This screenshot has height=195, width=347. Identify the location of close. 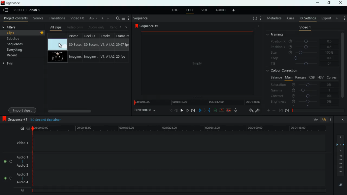
(341, 3).